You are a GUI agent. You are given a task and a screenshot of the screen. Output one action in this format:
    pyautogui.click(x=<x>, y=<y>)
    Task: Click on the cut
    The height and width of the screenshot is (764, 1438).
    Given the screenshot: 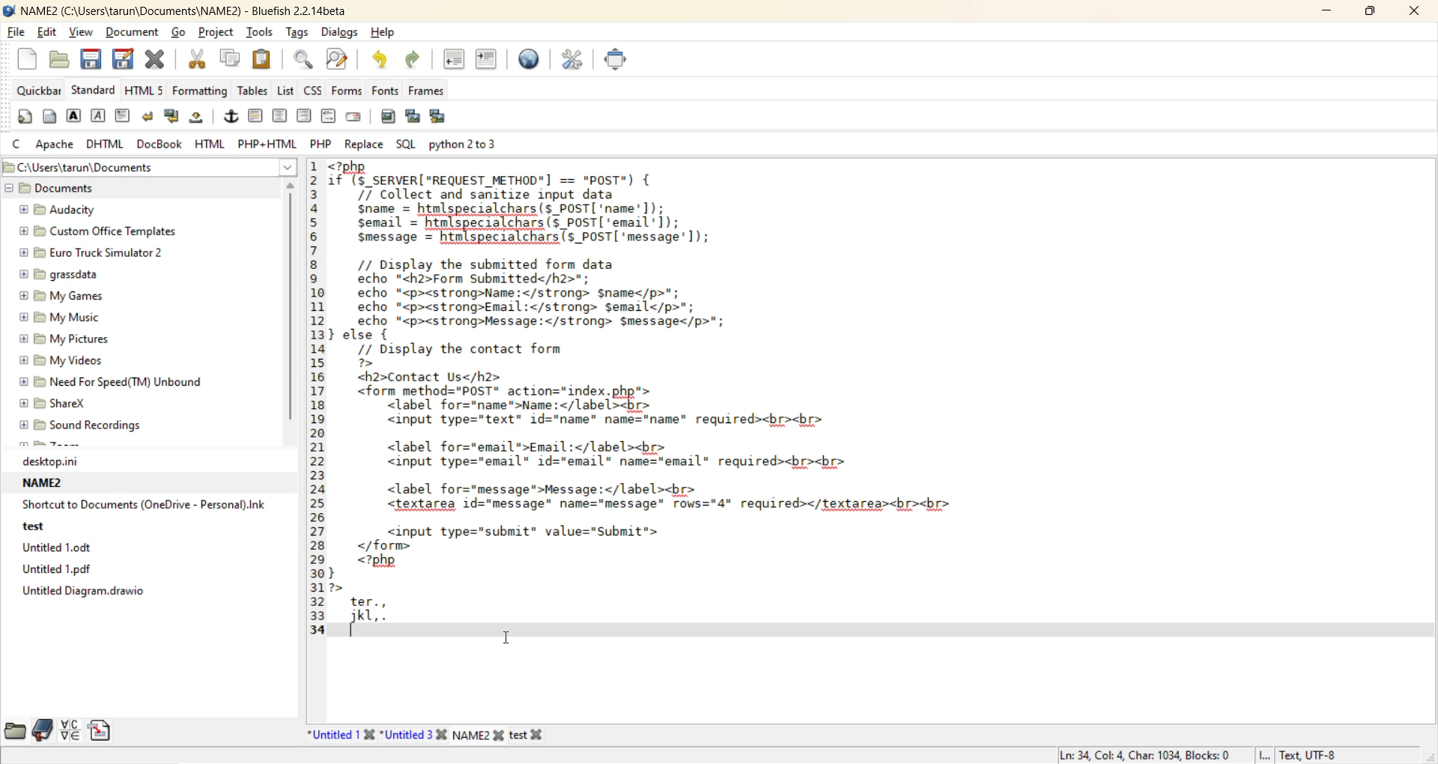 What is the action you would take?
    pyautogui.click(x=200, y=60)
    